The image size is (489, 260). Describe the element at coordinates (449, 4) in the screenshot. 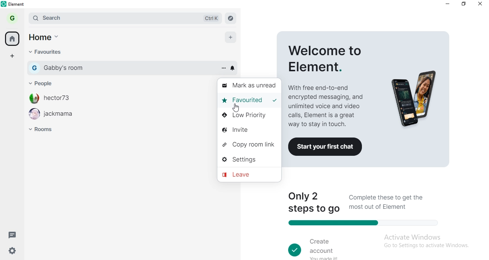

I see `minimise` at that location.